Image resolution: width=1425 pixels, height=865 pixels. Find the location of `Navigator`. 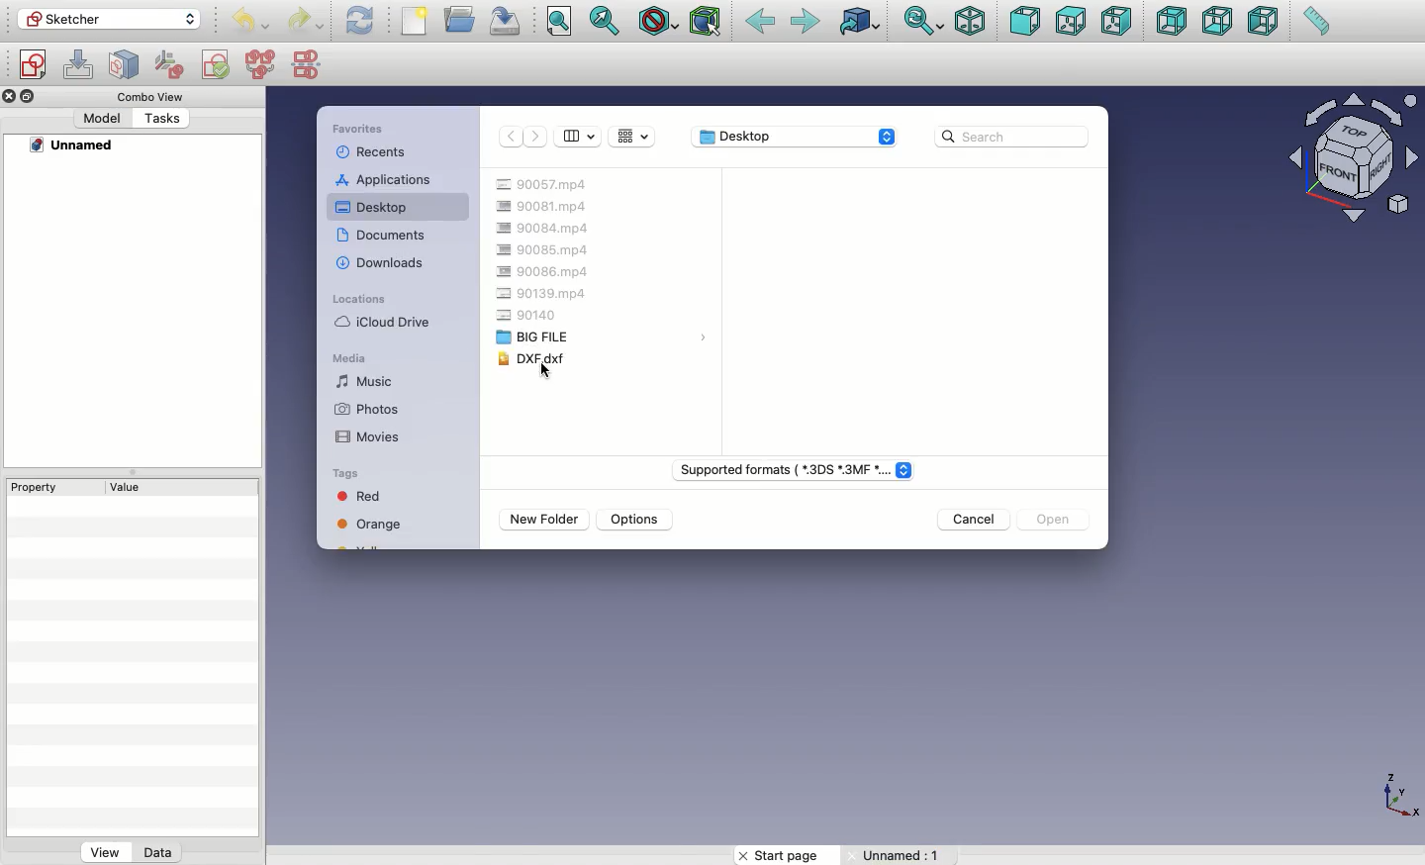

Navigator is located at coordinates (1359, 162).